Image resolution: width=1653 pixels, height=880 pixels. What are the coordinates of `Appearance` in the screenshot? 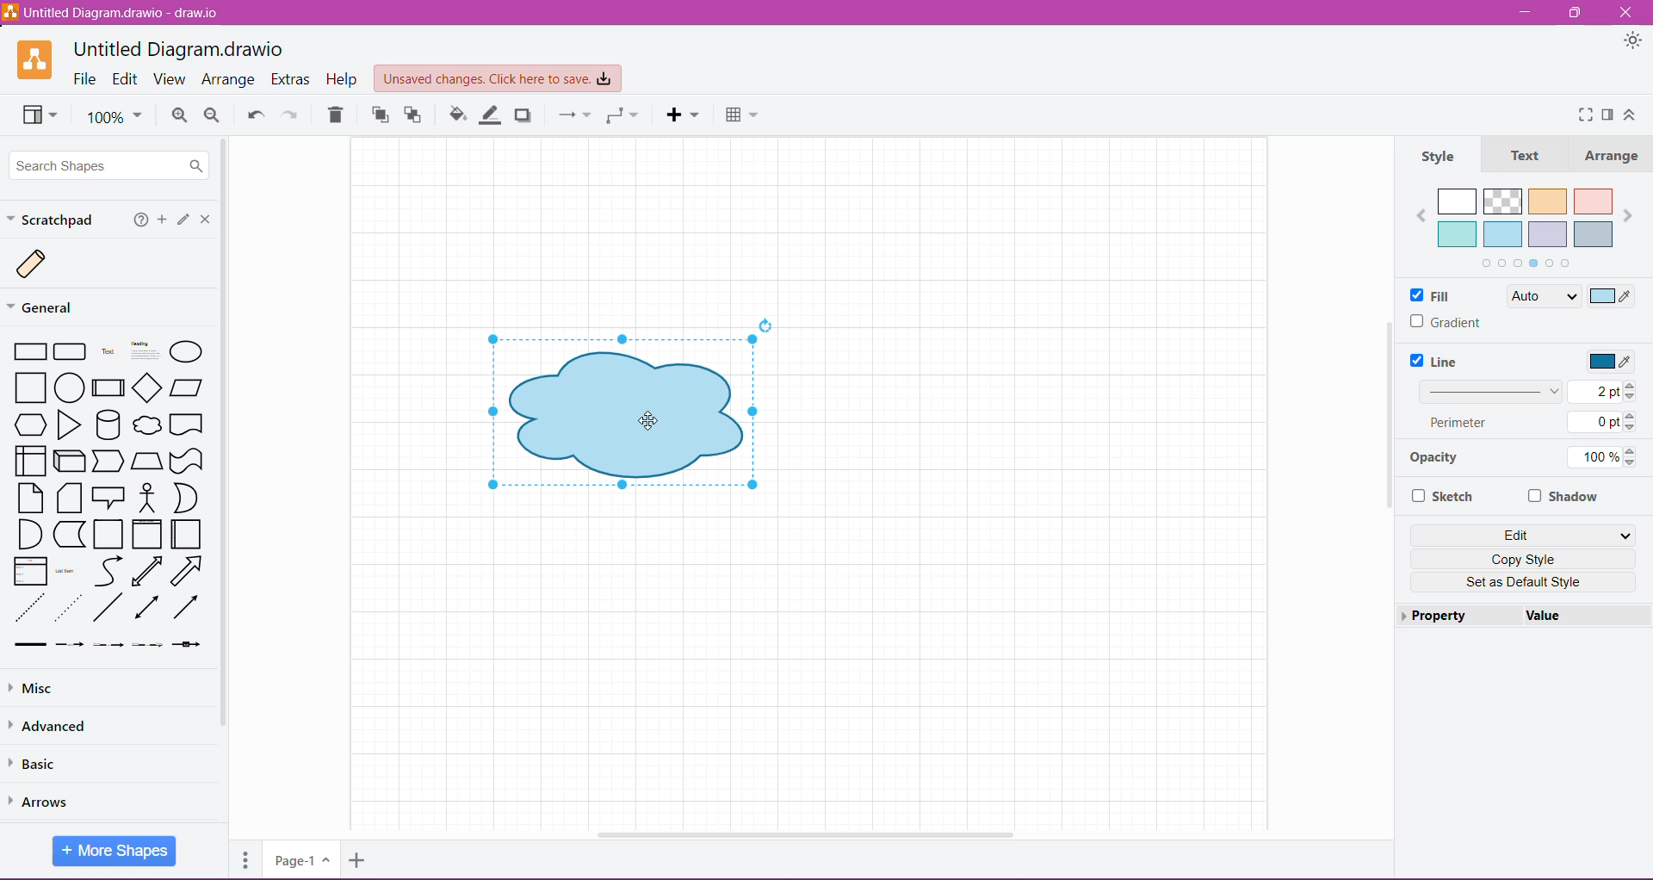 It's located at (1632, 42).